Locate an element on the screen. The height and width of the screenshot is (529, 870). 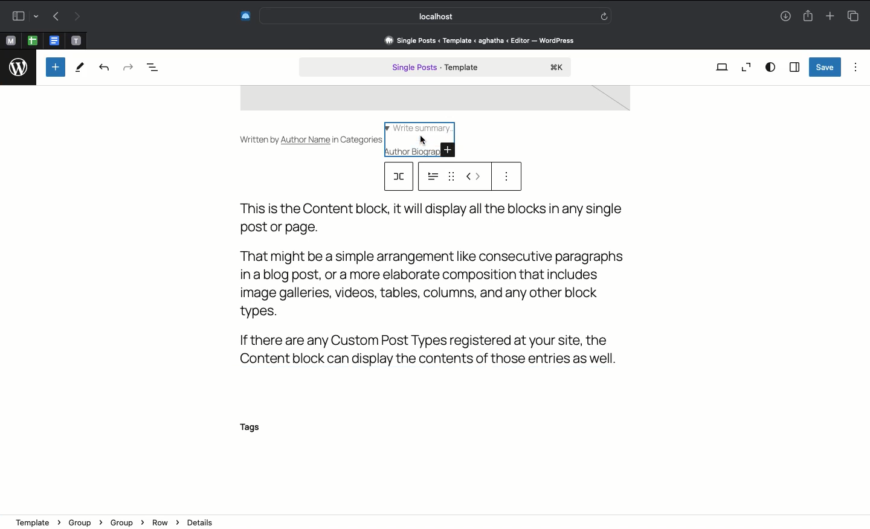
cursor is located at coordinates (424, 139).